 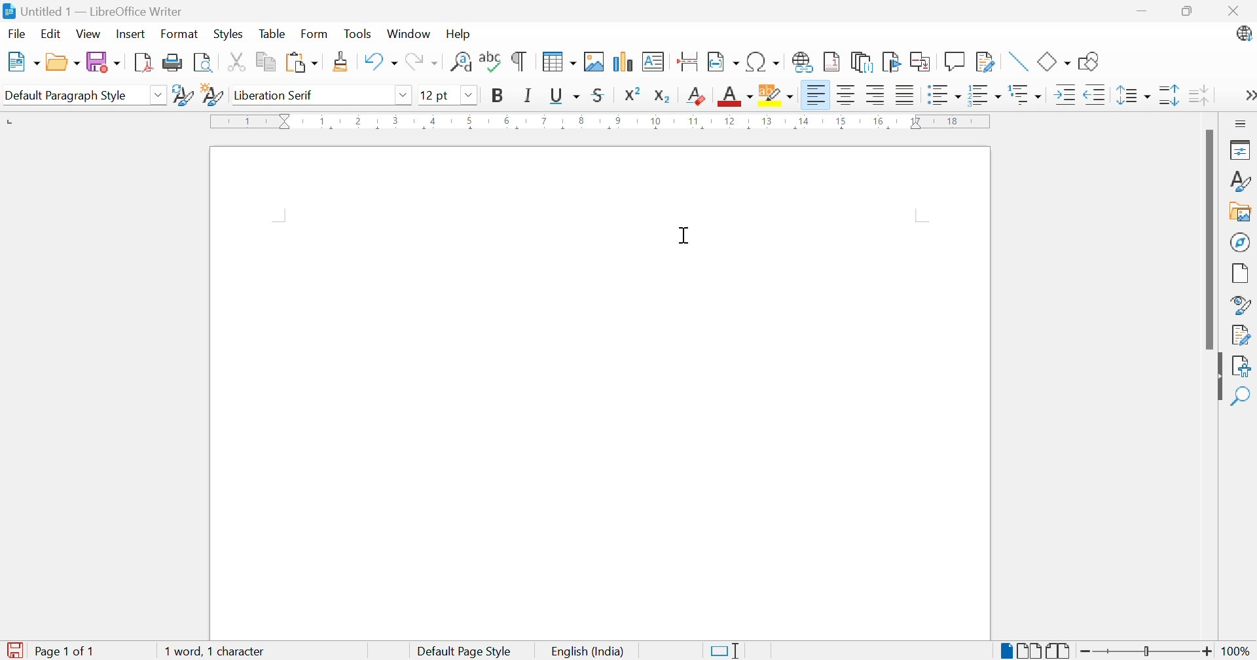 I want to click on Scroll Bar, so click(x=1207, y=240).